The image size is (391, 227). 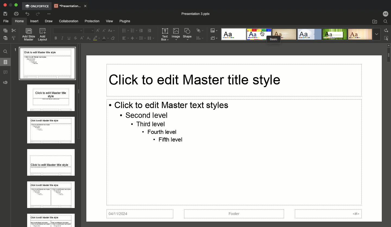 I want to click on Paste, so click(x=6, y=39).